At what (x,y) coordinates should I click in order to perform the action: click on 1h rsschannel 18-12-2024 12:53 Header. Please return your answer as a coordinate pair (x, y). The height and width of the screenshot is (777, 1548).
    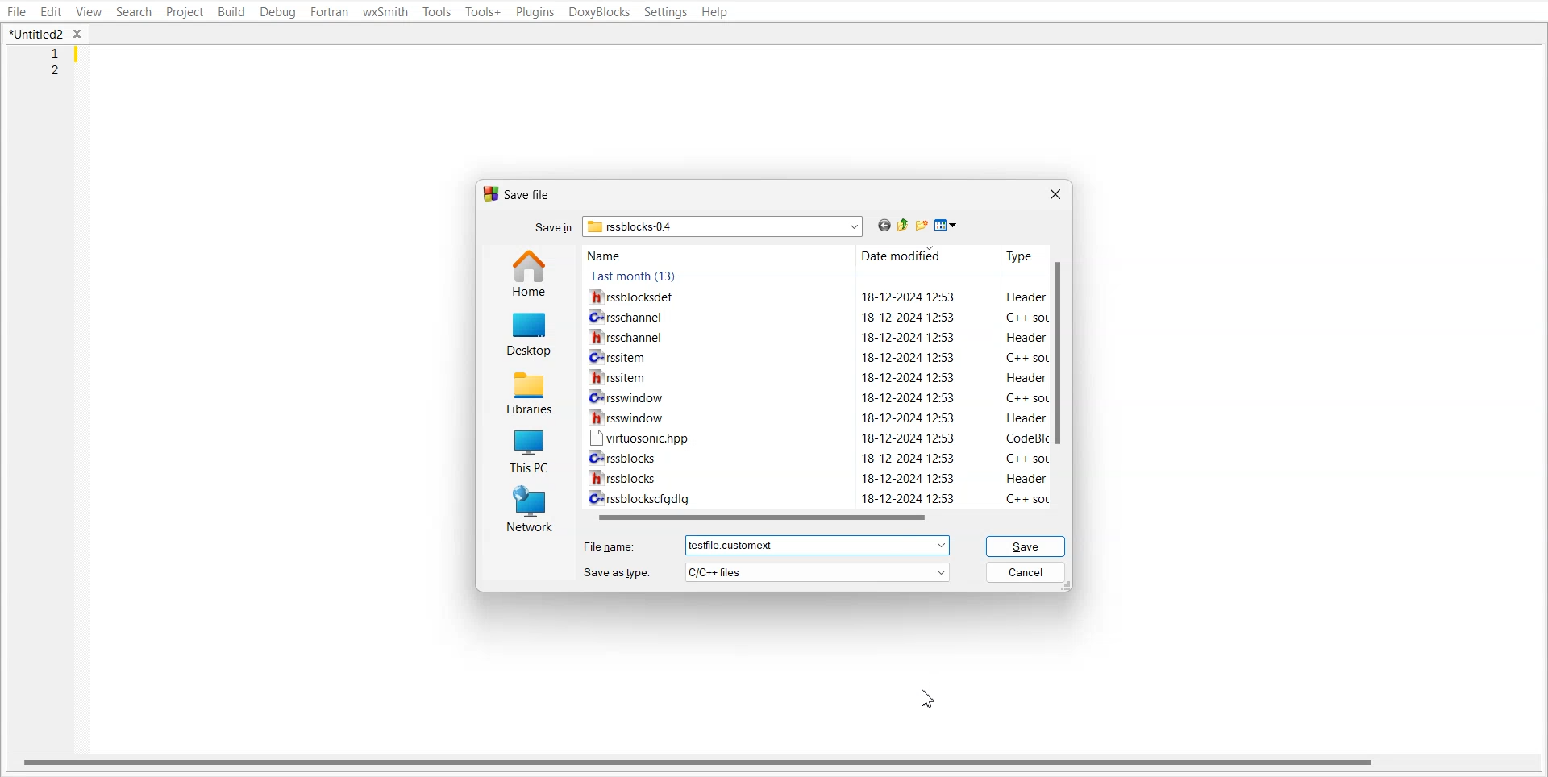
    Looking at the image, I should click on (816, 338).